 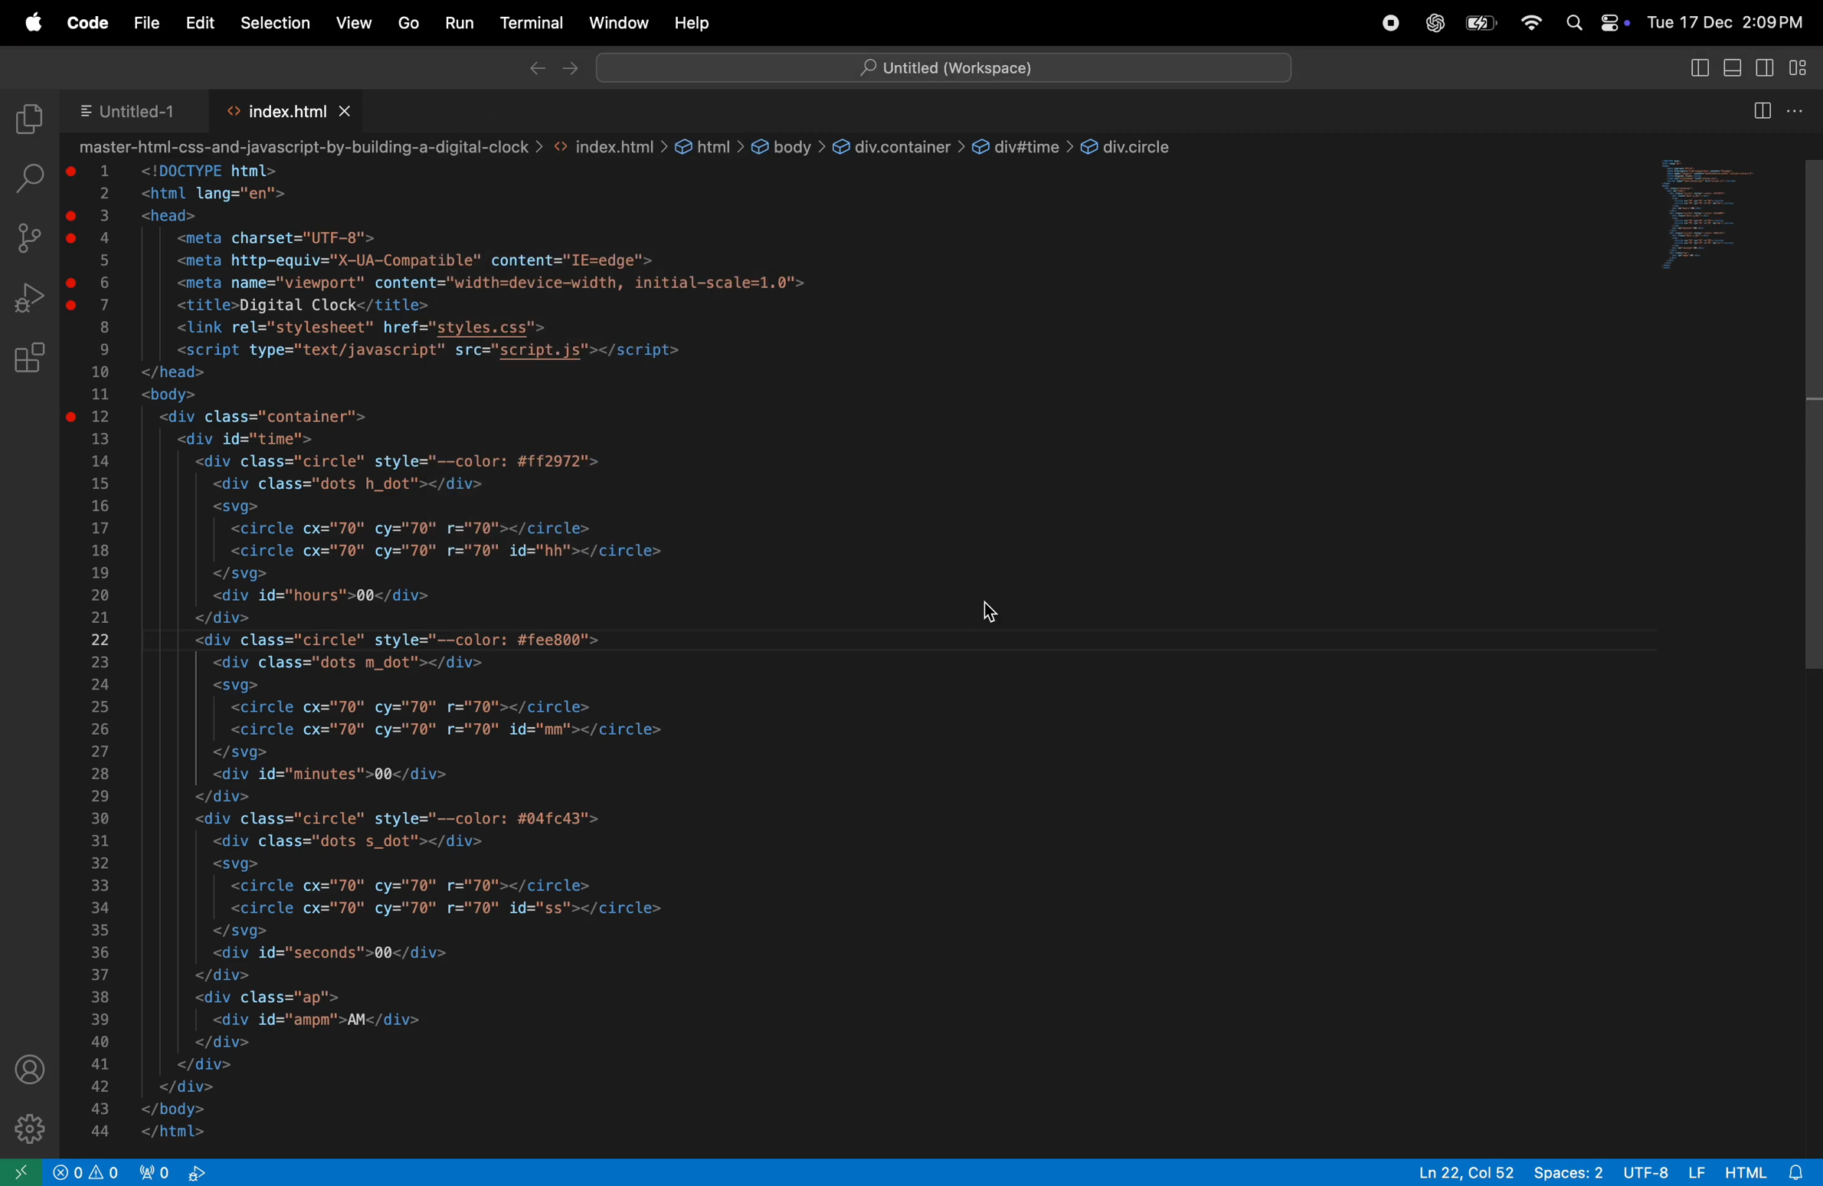 I want to click on apple menu, so click(x=34, y=21).